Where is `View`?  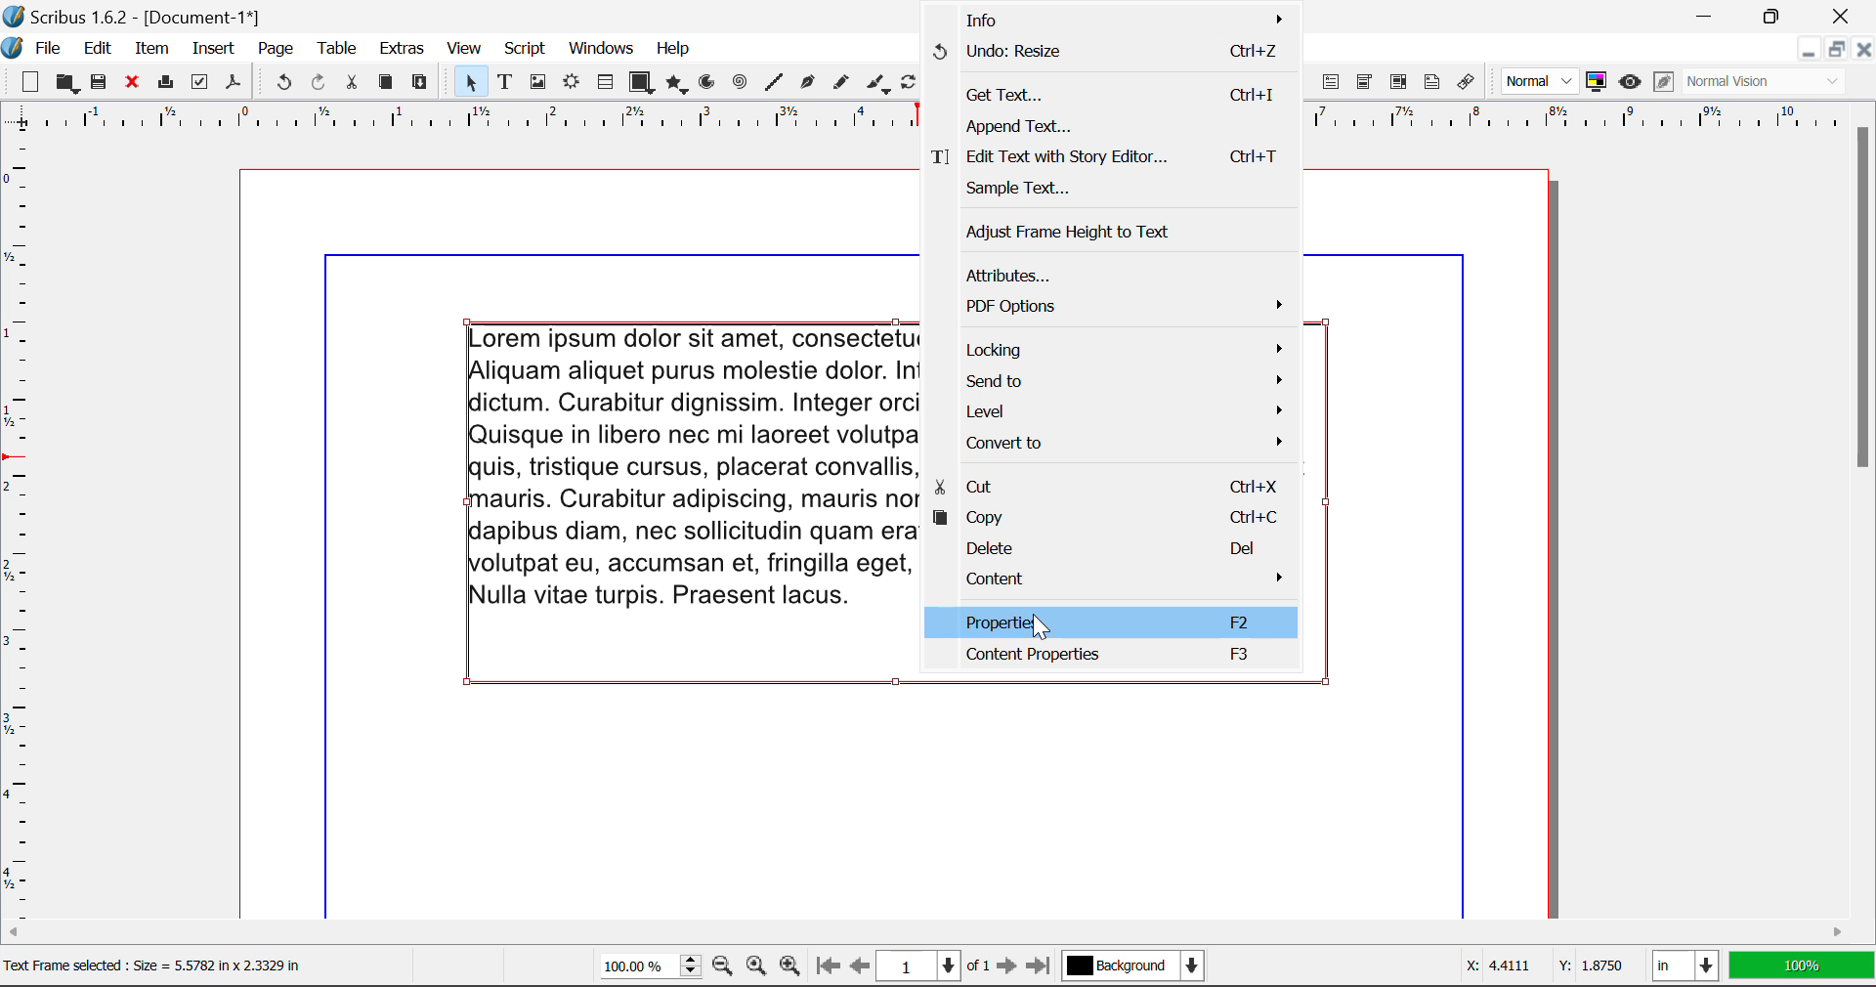
View is located at coordinates (464, 49).